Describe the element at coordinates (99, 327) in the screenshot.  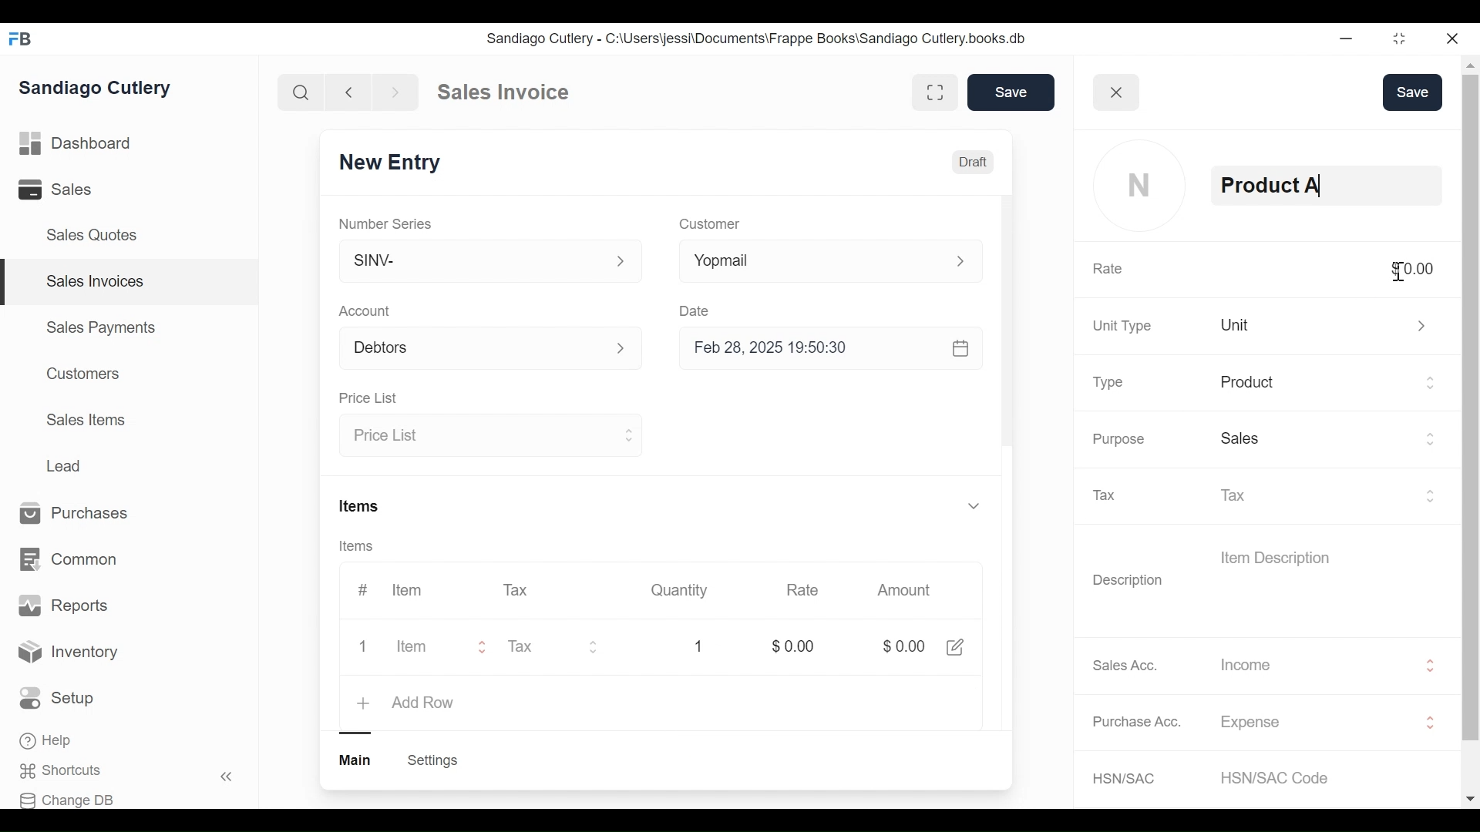
I see `Sales Payments` at that location.